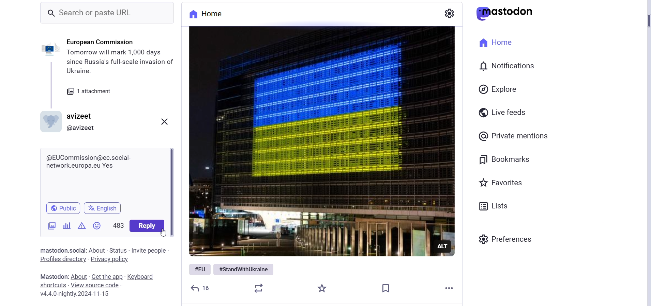 The image size is (651, 306). I want to click on Explore, so click(499, 89).